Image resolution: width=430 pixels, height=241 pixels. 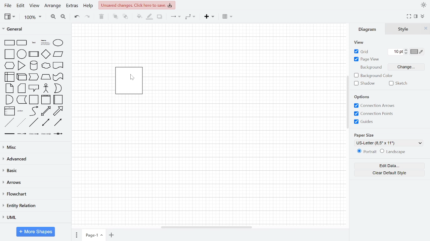 What do you see at coordinates (404, 67) in the screenshot?
I see `change background` at bounding box center [404, 67].